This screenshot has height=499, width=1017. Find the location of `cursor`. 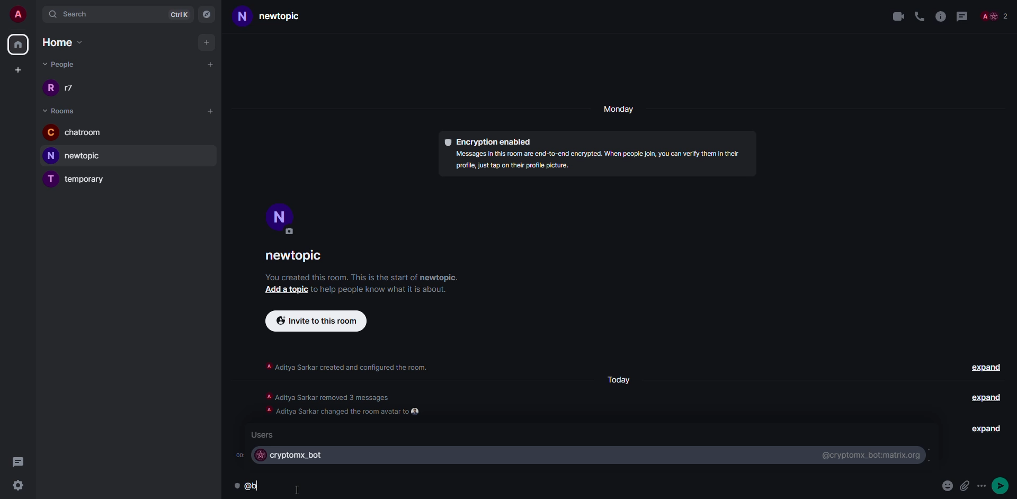

cursor is located at coordinates (300, 488).